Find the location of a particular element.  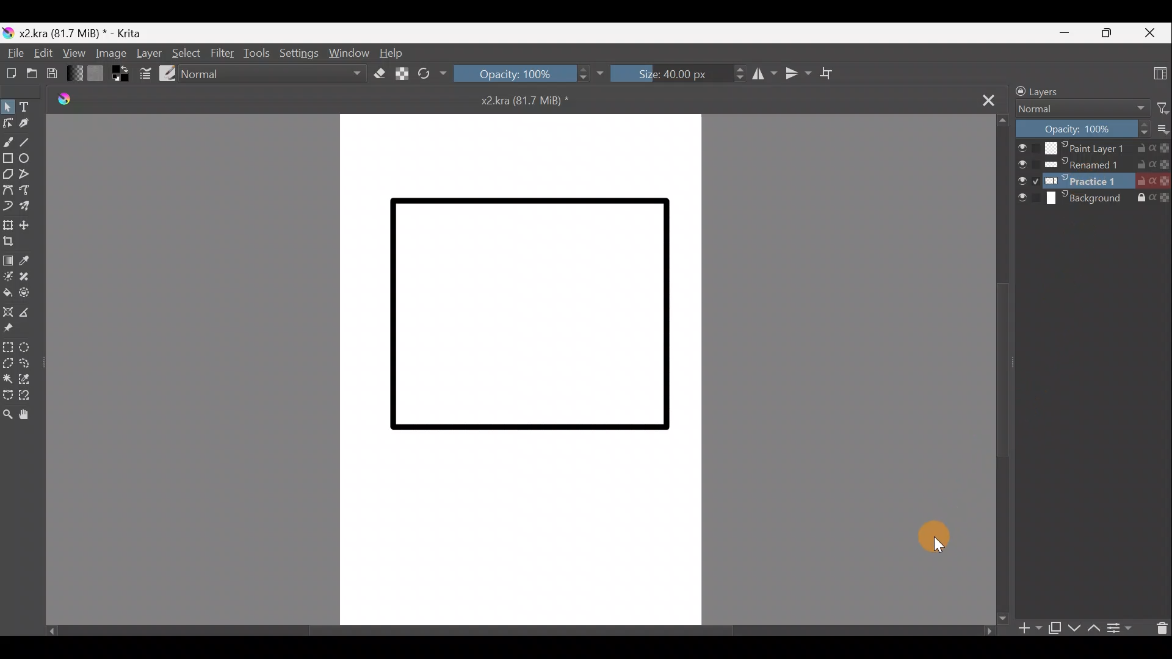

x2.kra (81.7 MiB) * - Krita is located at coordinates (82, 33).